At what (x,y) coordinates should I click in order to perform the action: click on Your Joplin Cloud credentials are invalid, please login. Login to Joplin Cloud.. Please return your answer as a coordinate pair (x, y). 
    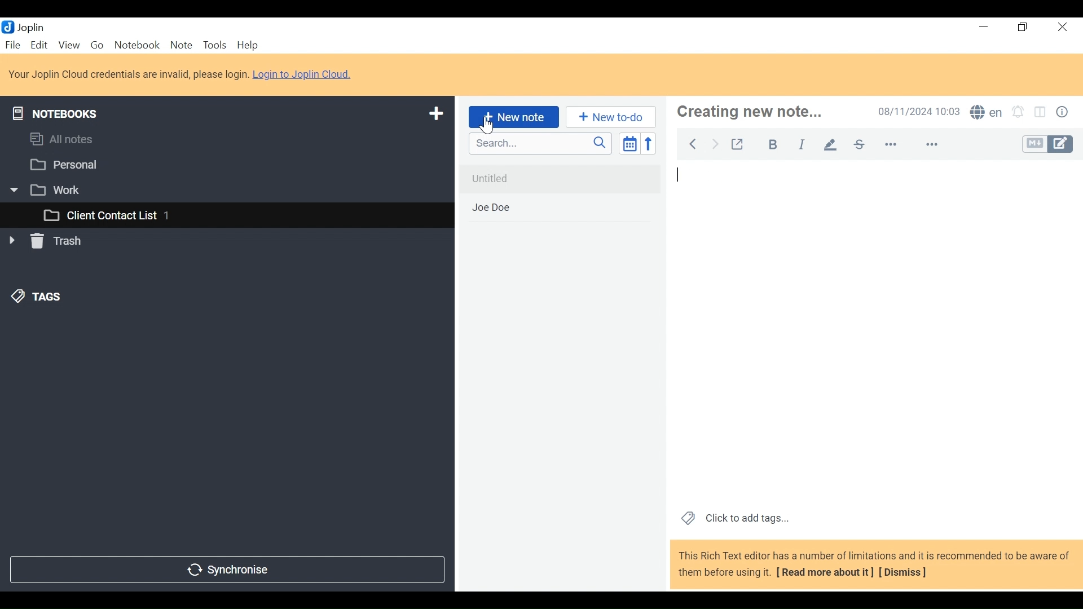
    Looking at the image, I should click on (182, 74).